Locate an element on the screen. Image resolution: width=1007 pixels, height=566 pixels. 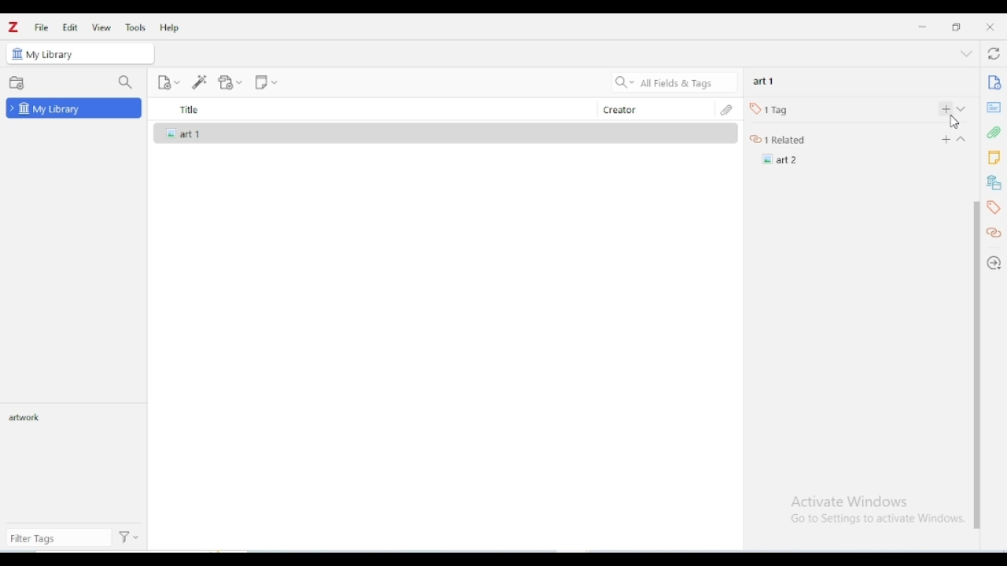
my library is located at coordinates (79, 53).